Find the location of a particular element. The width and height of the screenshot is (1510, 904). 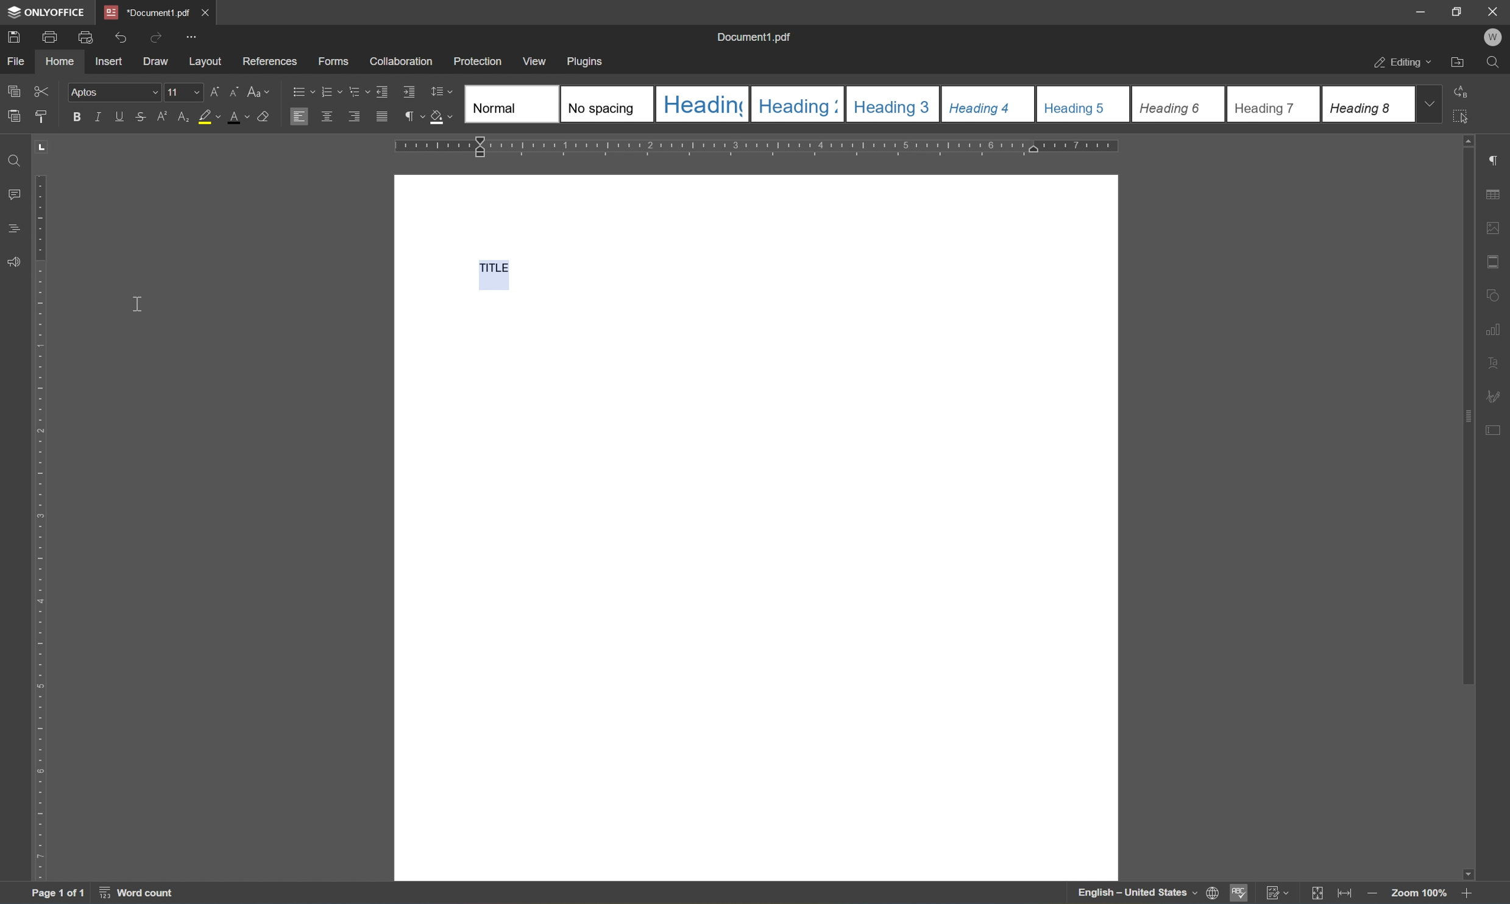

header & footer settings is located at coordinates (1496, 262).